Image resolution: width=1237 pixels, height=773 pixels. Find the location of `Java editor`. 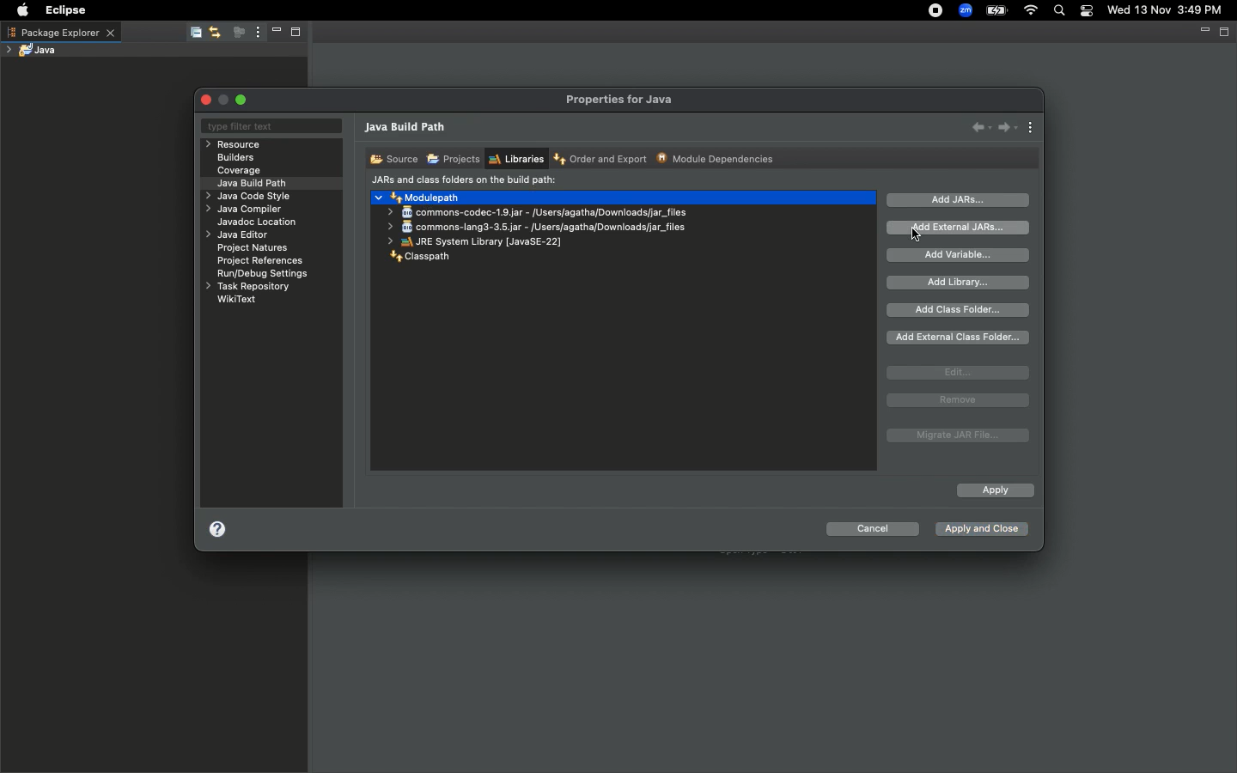

Java editor is located at coordinates (240, 235).